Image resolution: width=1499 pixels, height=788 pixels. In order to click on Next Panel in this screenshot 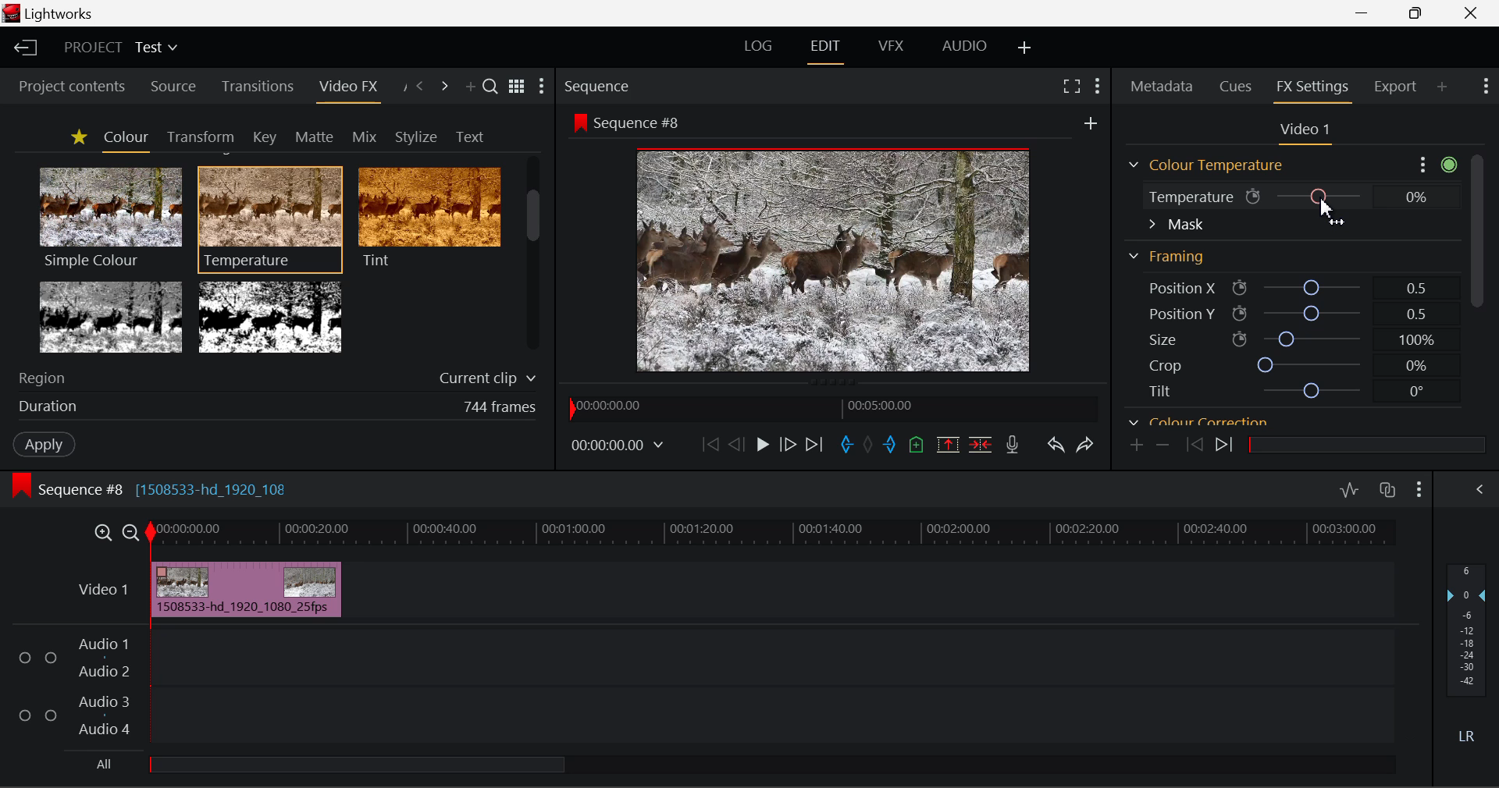, I will do `click(444, 85)`.